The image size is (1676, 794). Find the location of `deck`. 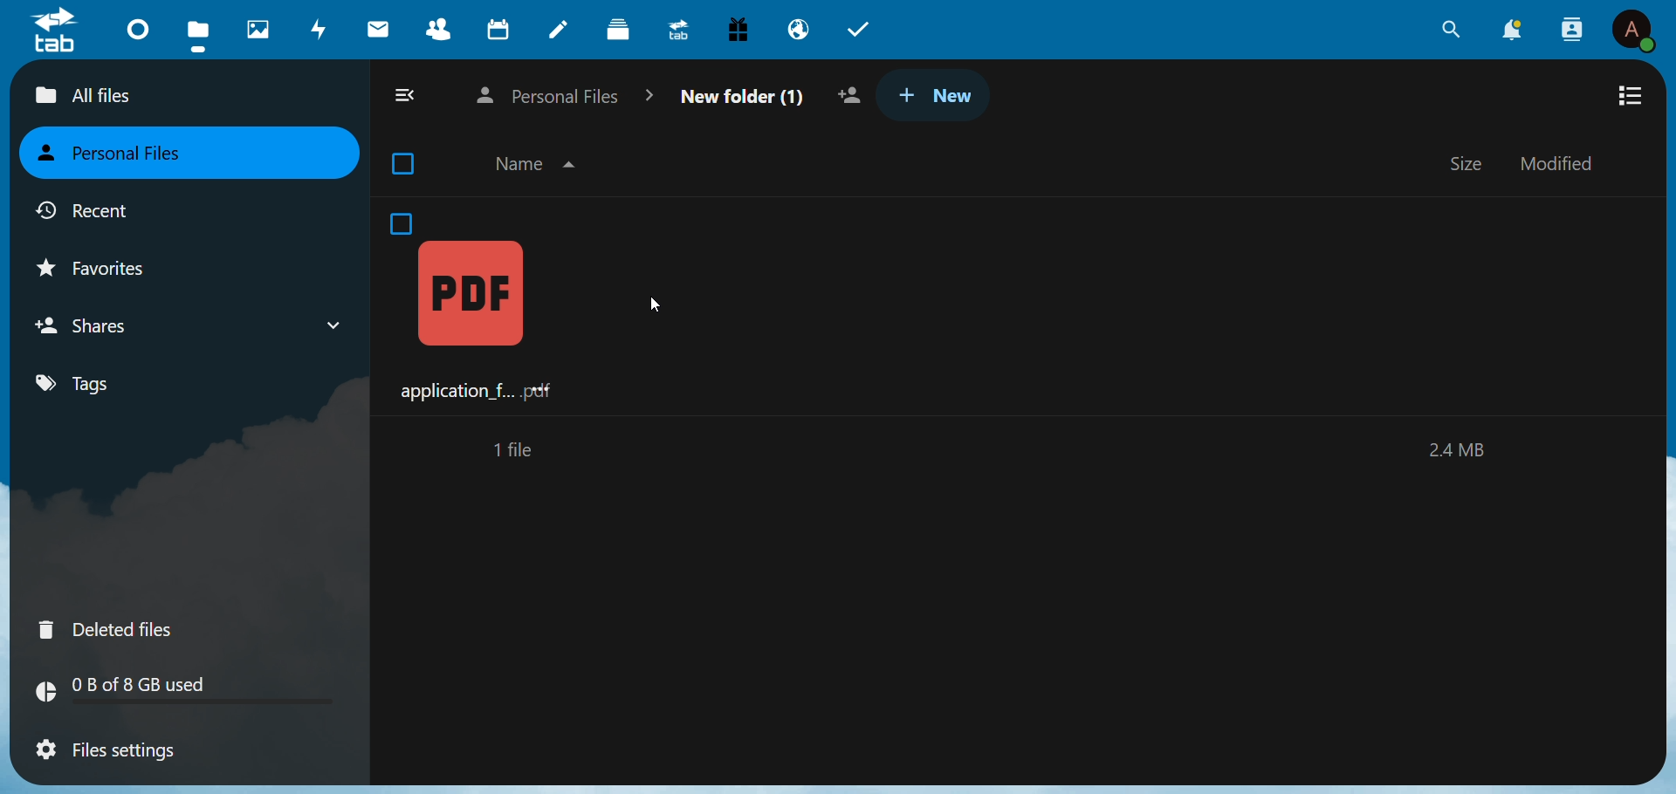

deck is located at coordinates (622, 30).